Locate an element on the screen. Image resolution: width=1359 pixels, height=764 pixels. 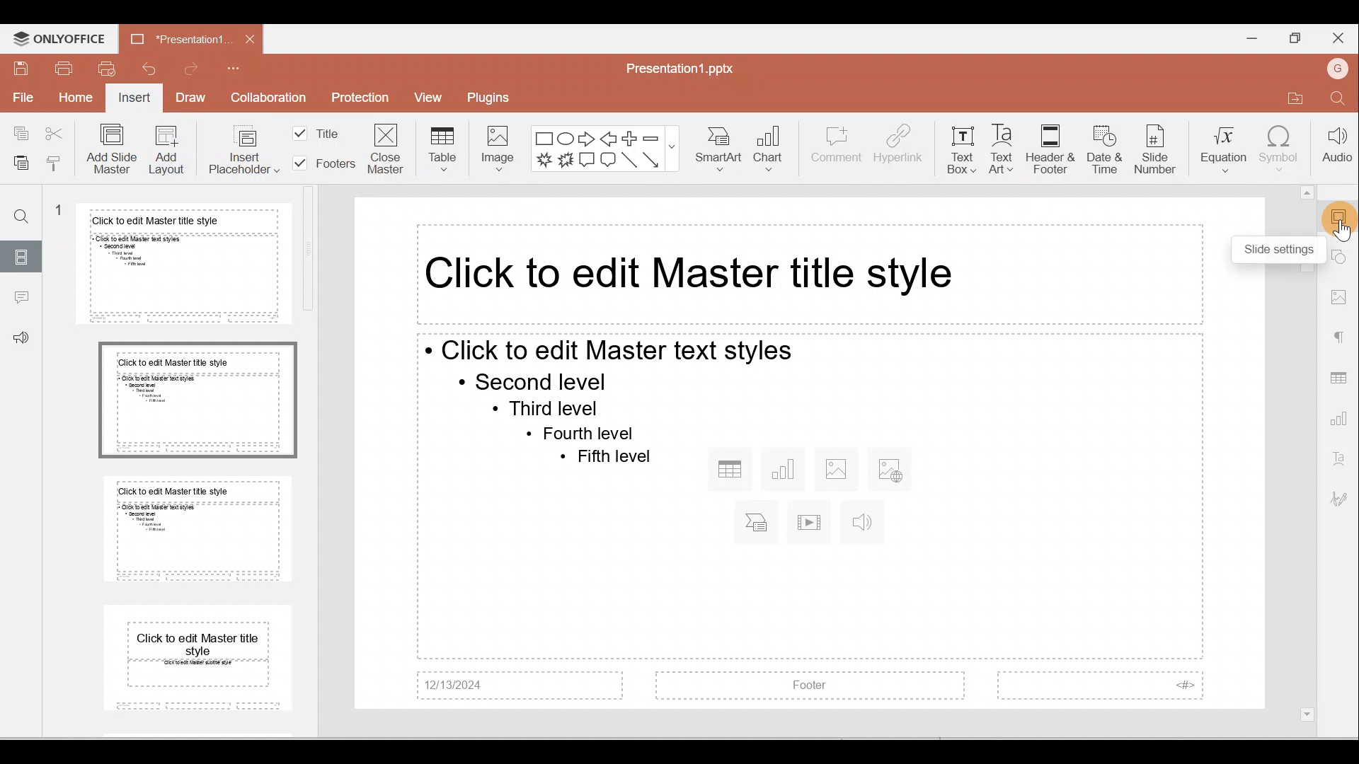
Open file location is located at coordinates (1295, 100).